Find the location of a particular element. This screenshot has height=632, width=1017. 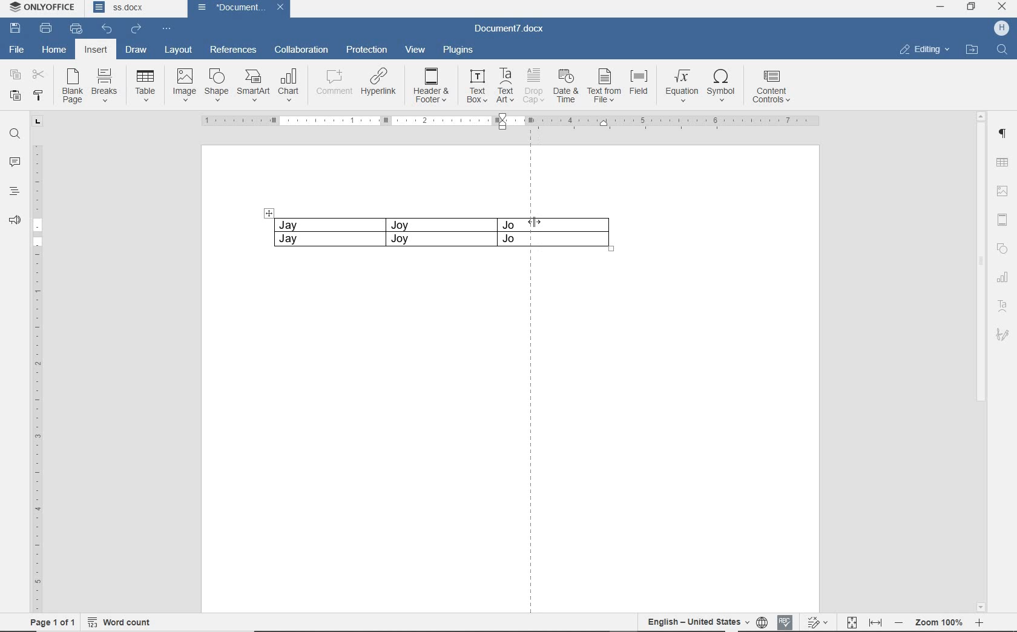

ZOOM OUT OR ZOOM IN is located at coordinates (941, 622).